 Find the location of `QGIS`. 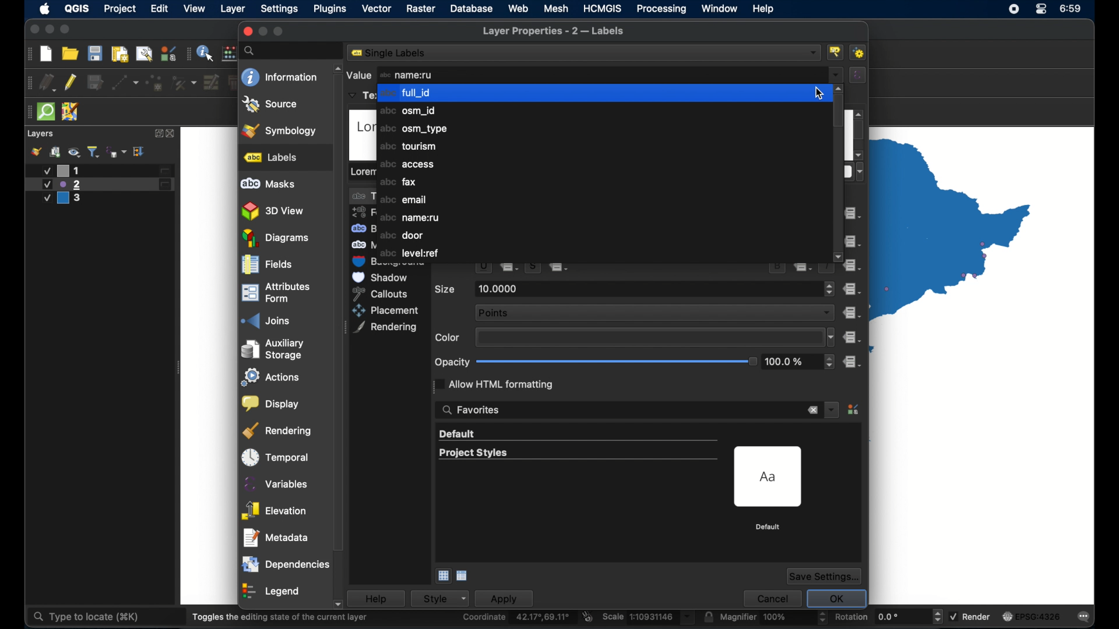

QGIS is located at coordinates (78, 8).